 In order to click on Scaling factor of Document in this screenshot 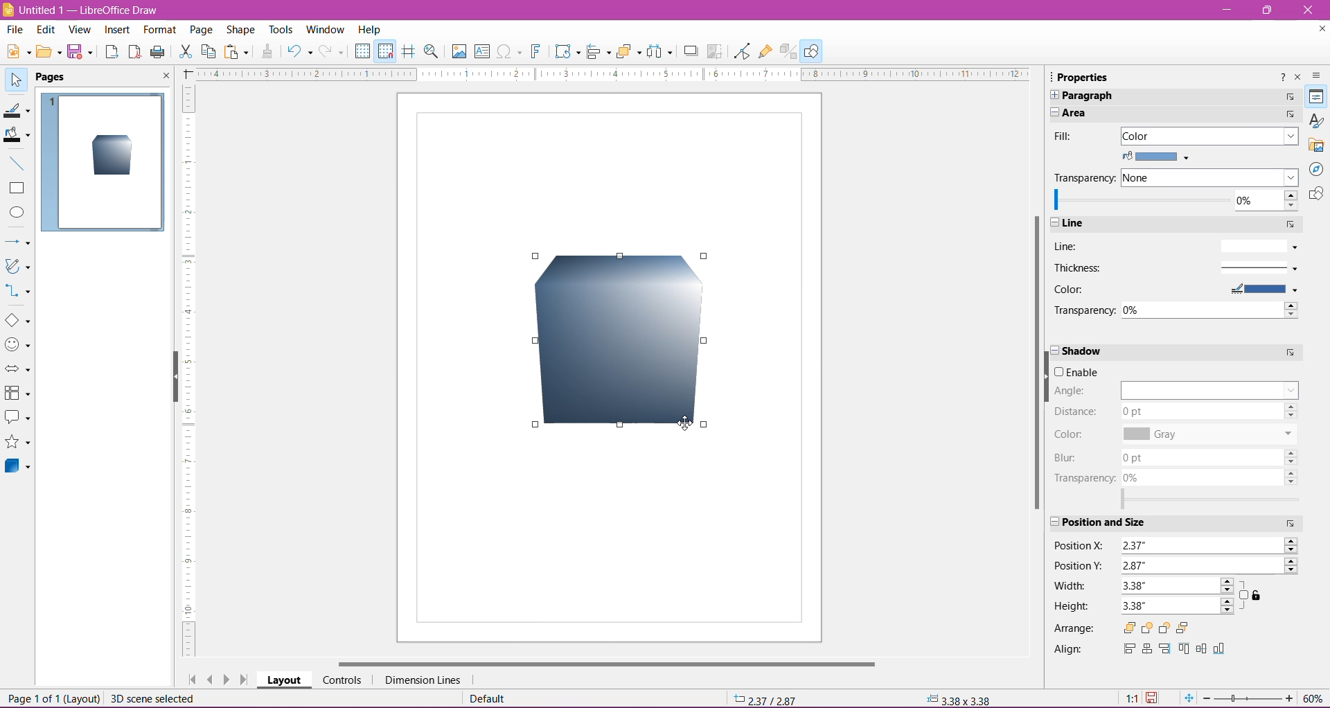, I will do `click(1131, 699)`.